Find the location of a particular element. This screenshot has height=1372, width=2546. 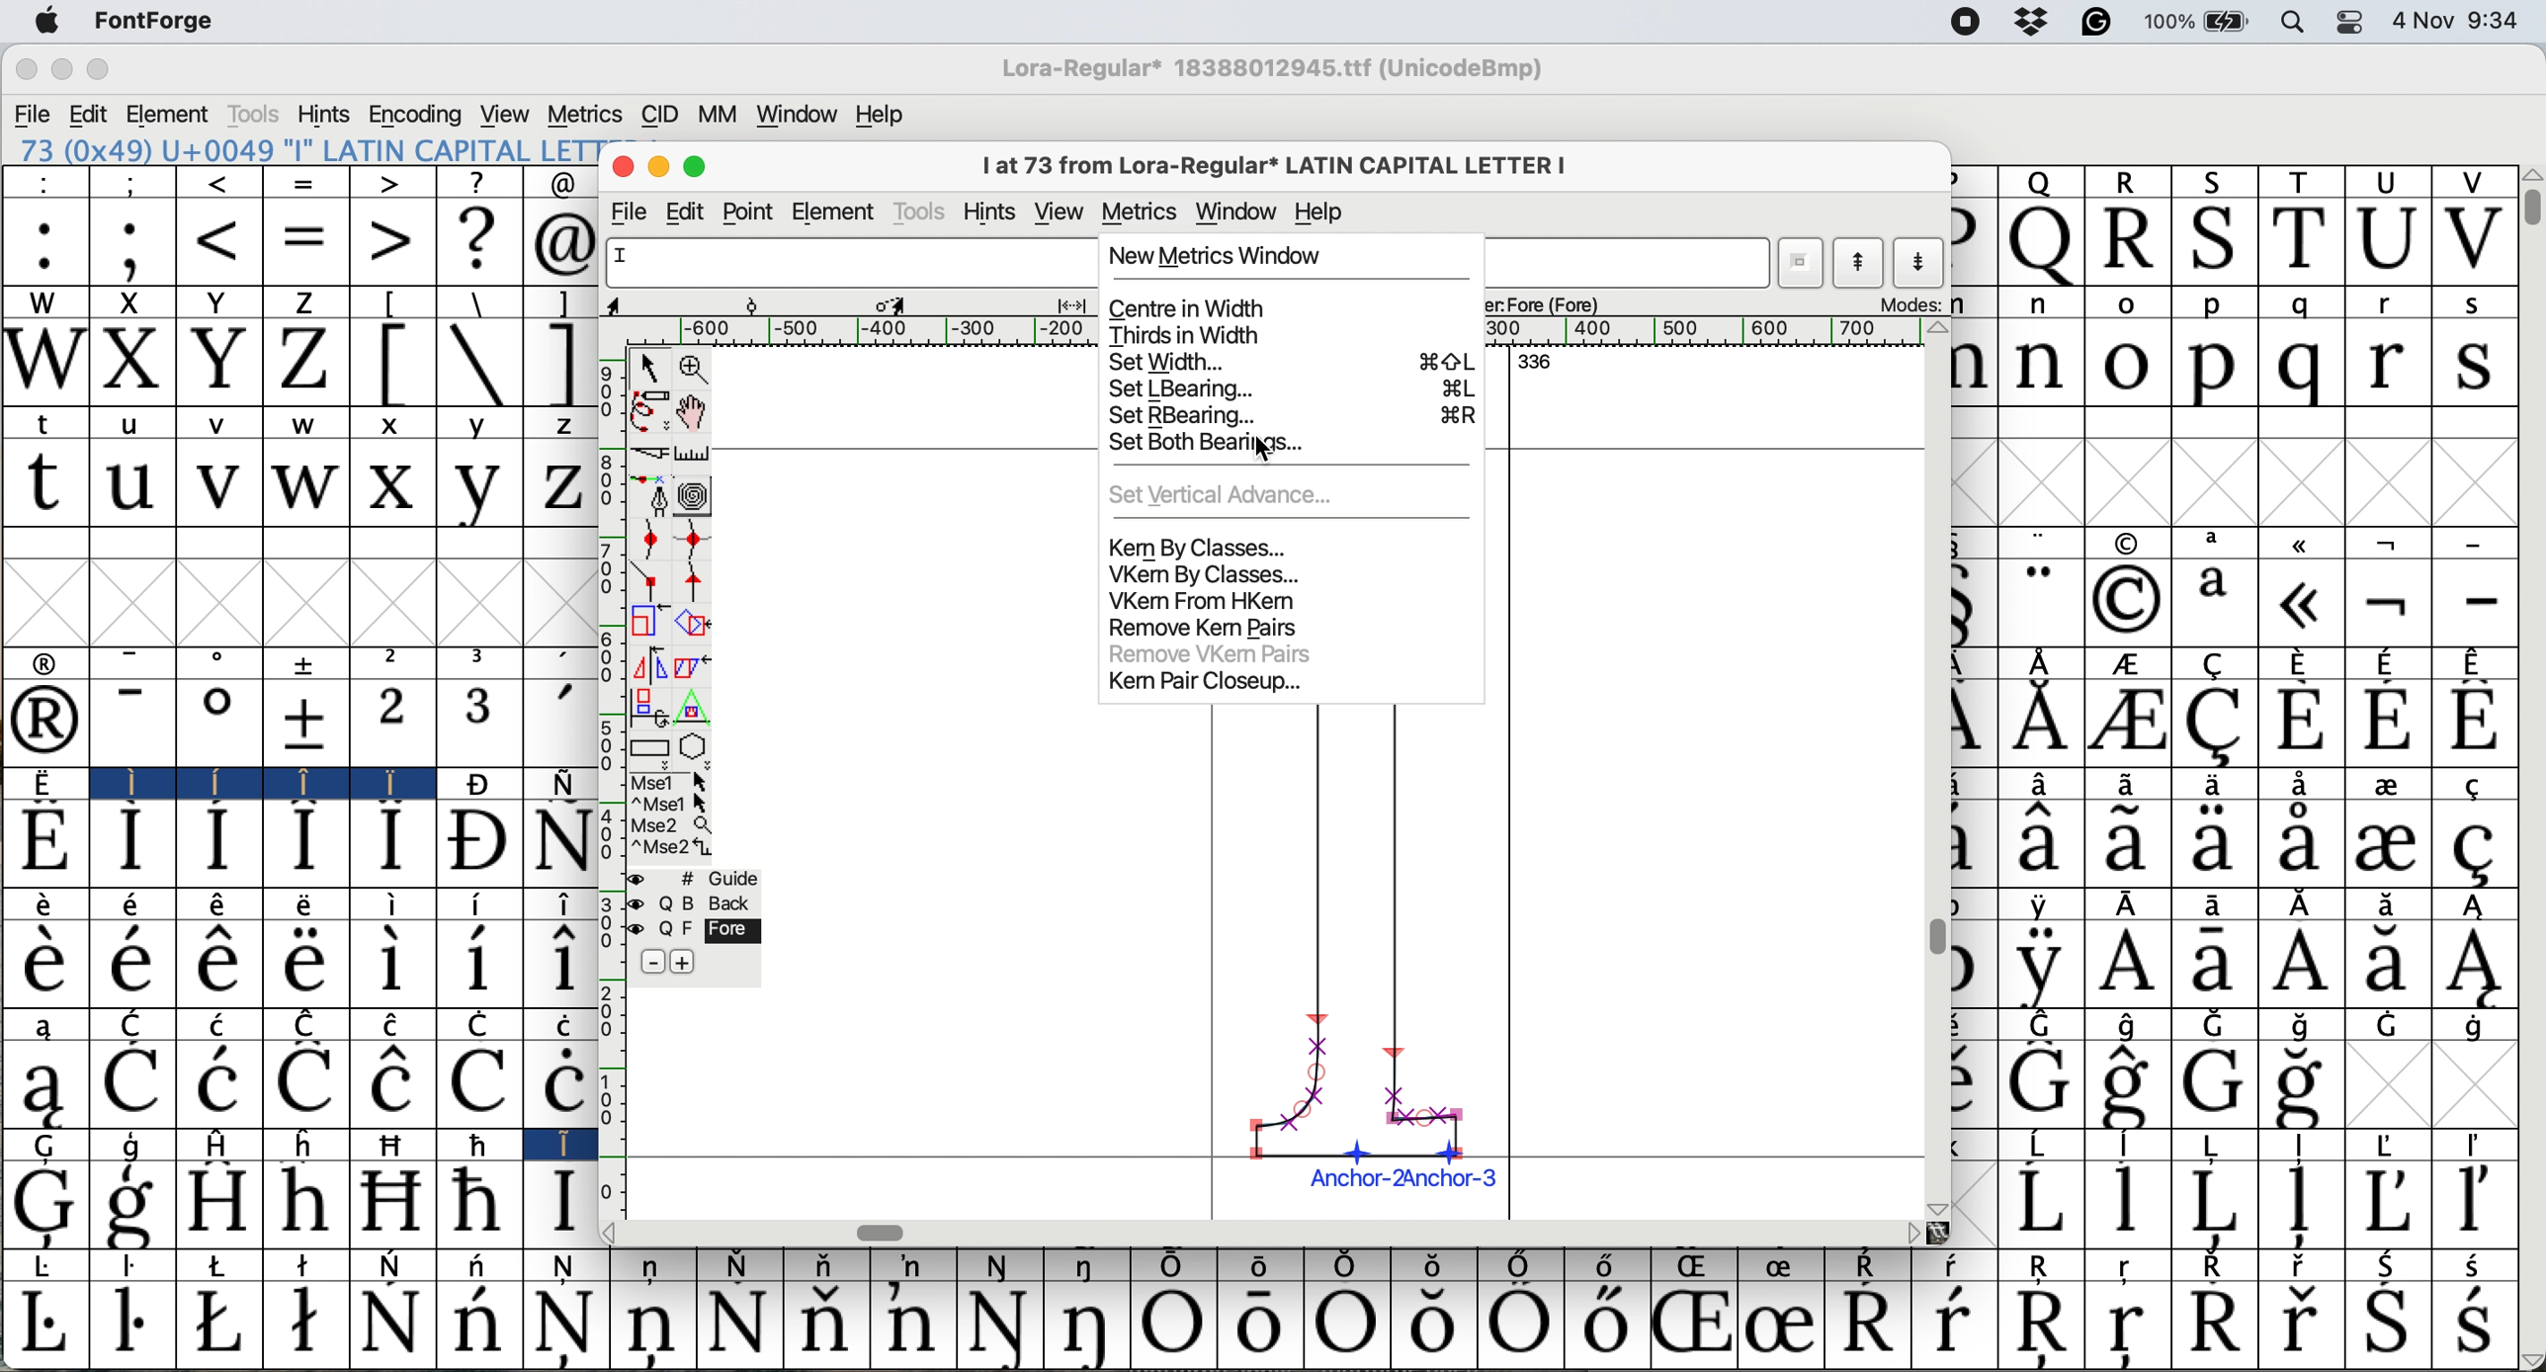

kem pair closeup is located at coordinates (1210, 684).